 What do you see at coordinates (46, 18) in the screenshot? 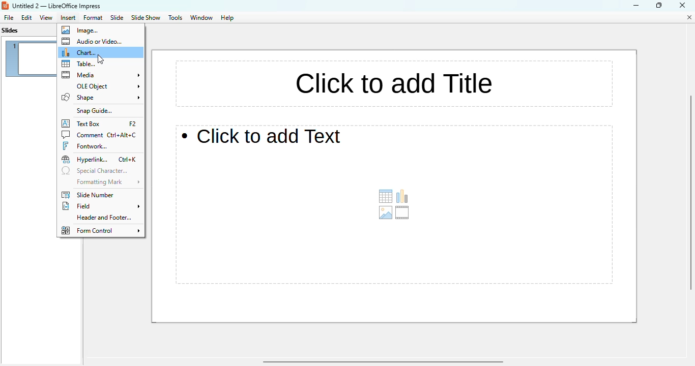
I see `view` at bounding box center [46, 18].